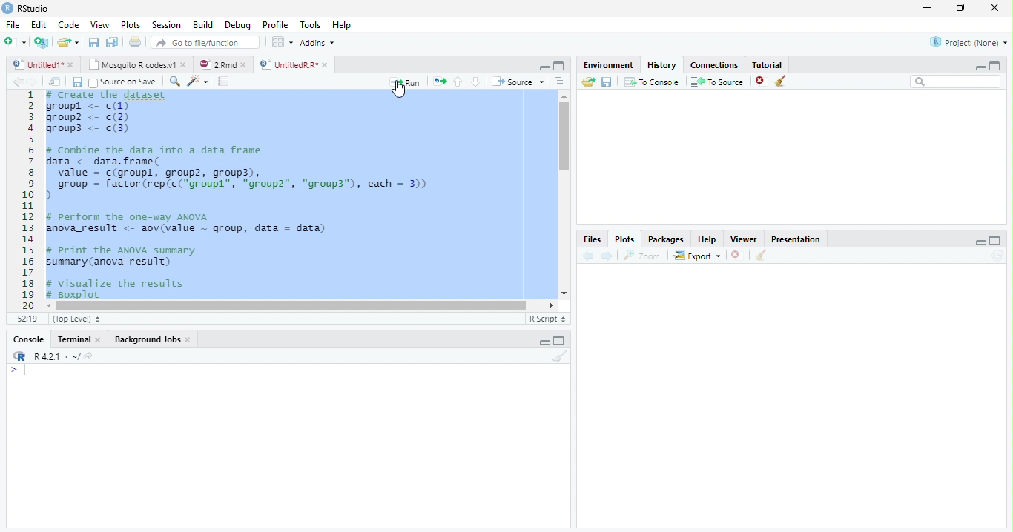 The height and width of the screenshot is (532, 1013). I want to click on Source on save, so click(125, 82).